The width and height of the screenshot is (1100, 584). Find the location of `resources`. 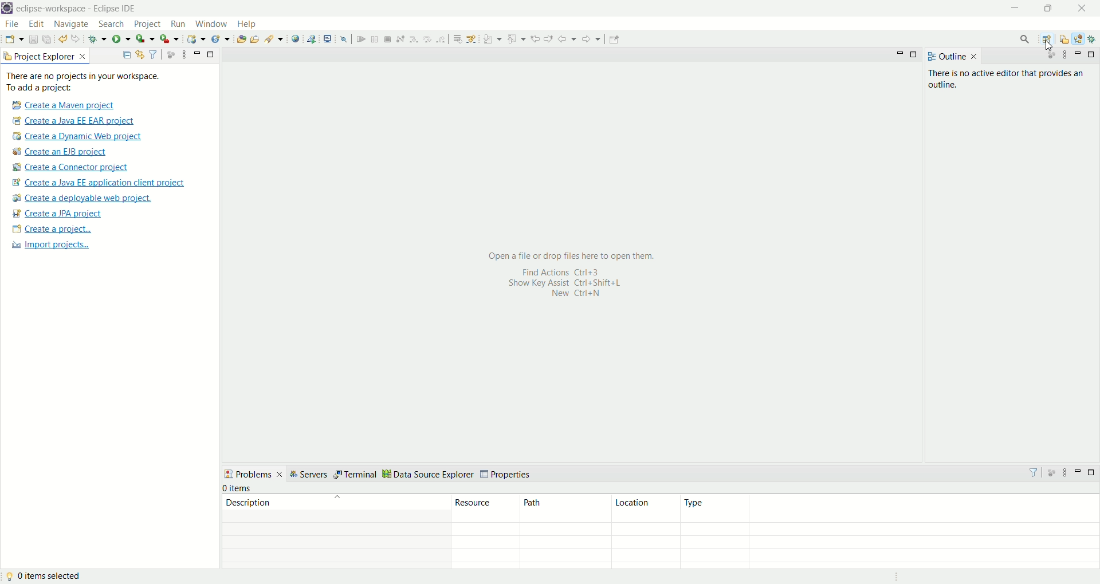

resources is located at coordinates (1065, 40).